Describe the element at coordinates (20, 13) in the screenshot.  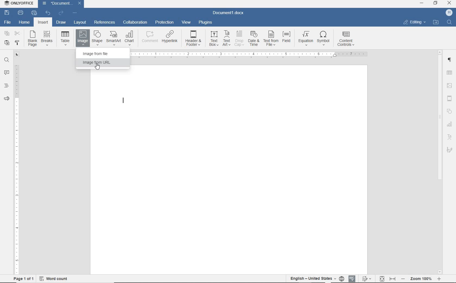
I see `print` at that location.